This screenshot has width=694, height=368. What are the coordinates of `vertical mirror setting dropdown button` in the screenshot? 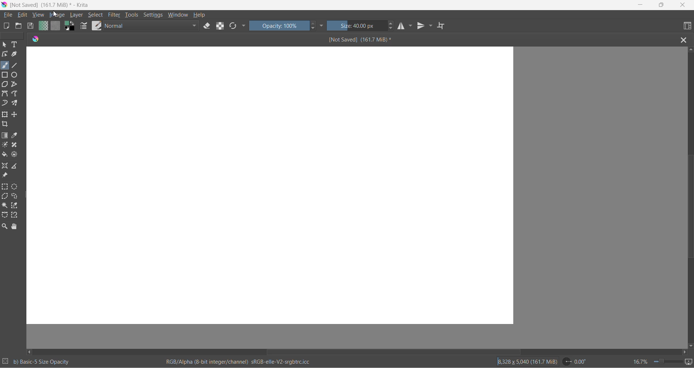 It's located at (431, 27).